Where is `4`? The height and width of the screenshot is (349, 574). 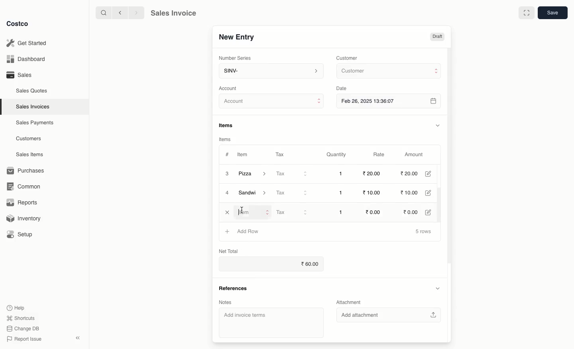
4 is located at coordinates (228, 193).